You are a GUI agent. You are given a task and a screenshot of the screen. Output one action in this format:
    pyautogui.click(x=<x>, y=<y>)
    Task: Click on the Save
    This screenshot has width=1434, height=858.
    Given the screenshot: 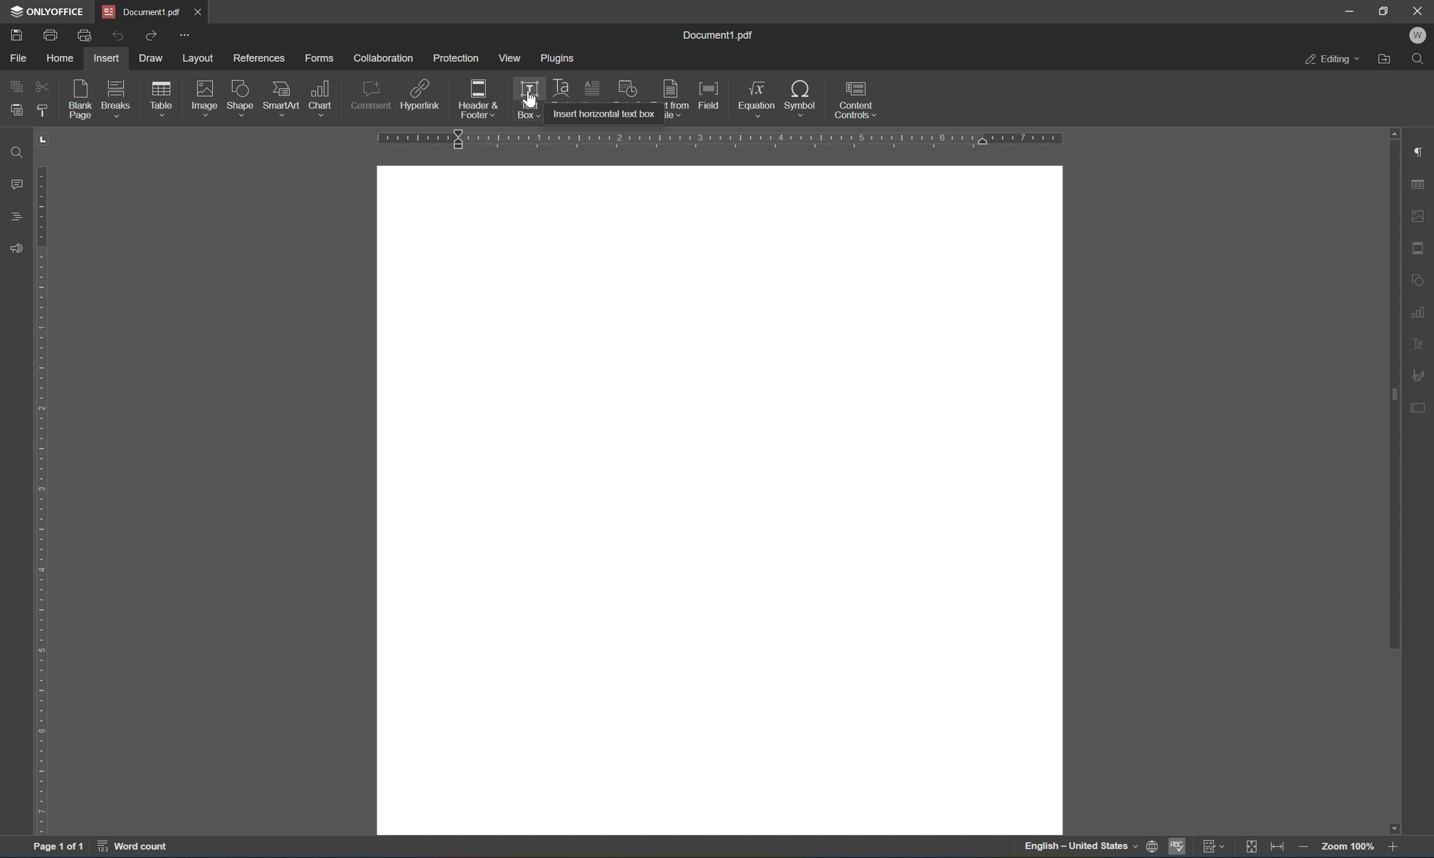 What is the action you would take?
    pyautogui.click(x=17, y=35)
    